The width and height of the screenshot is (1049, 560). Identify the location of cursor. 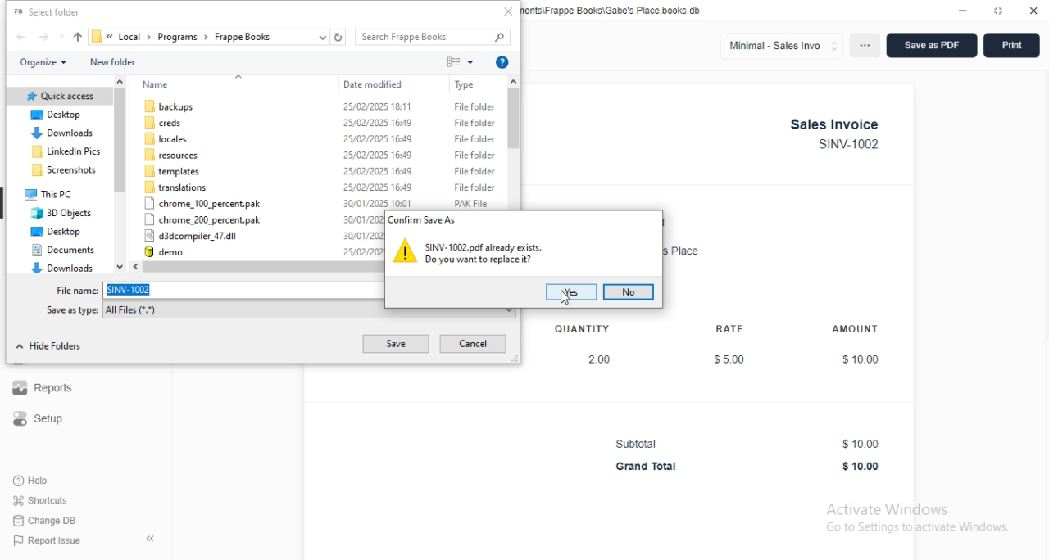
(565, 297).